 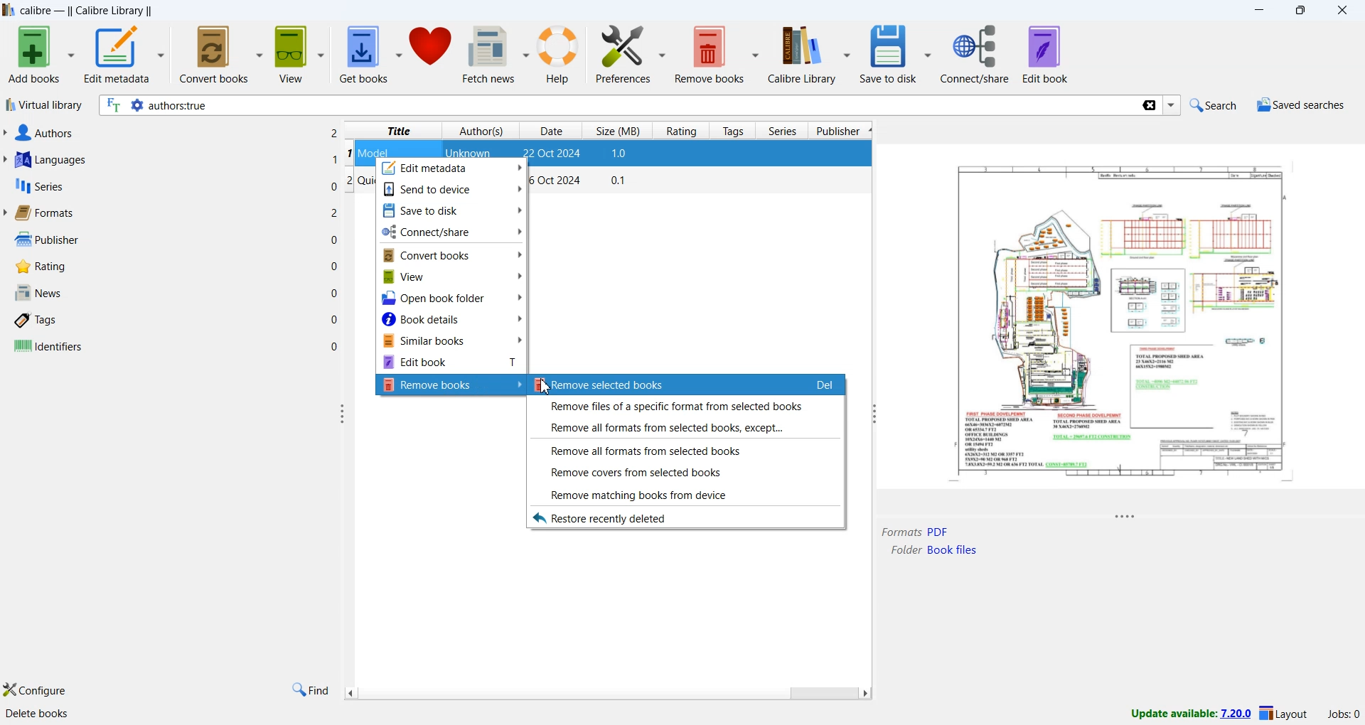 What do you see at coordinates (1184, 714) in the screenshot?
I see `update available` at bounding box center [1184, 714].